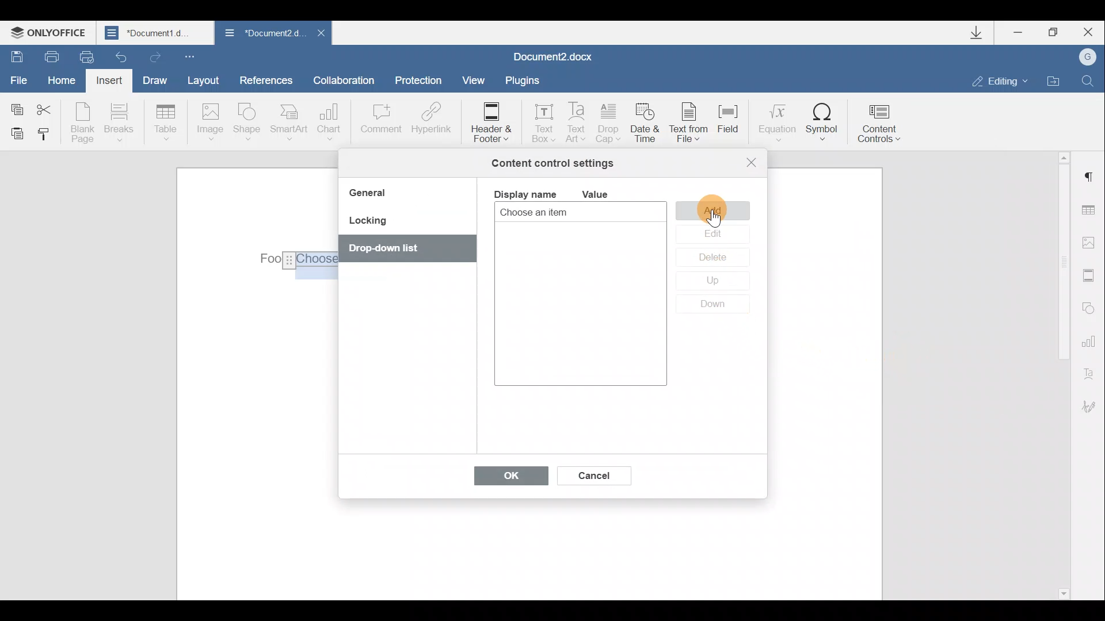 The image size is (1105, 621). I want to click on , so click(716, 220).